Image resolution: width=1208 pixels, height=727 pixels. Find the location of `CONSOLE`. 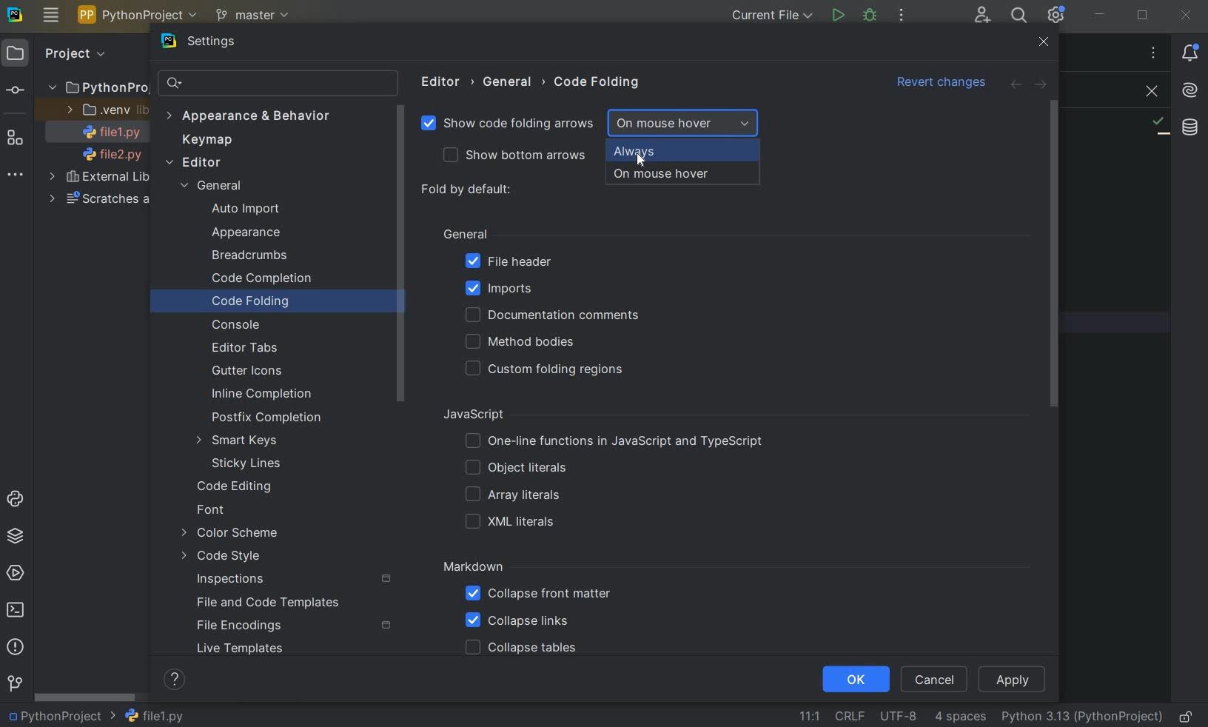

CONSOLE is located at coordinates (241, 325).